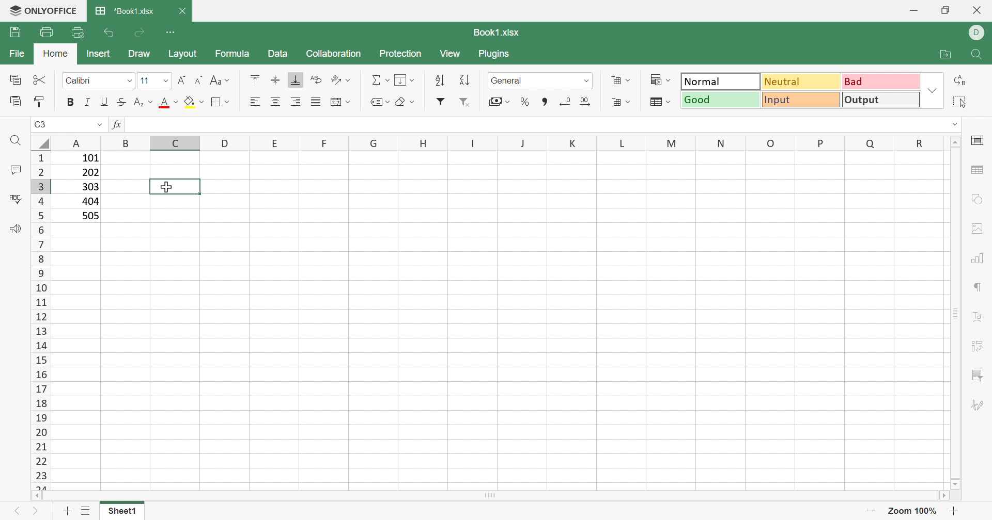 Image resolution: width=992 pixels, height=520 pixels. What do you see at coordinates (100, 125) in the screenshot?
I see `Drop Down` at bounding box center [100, 125].